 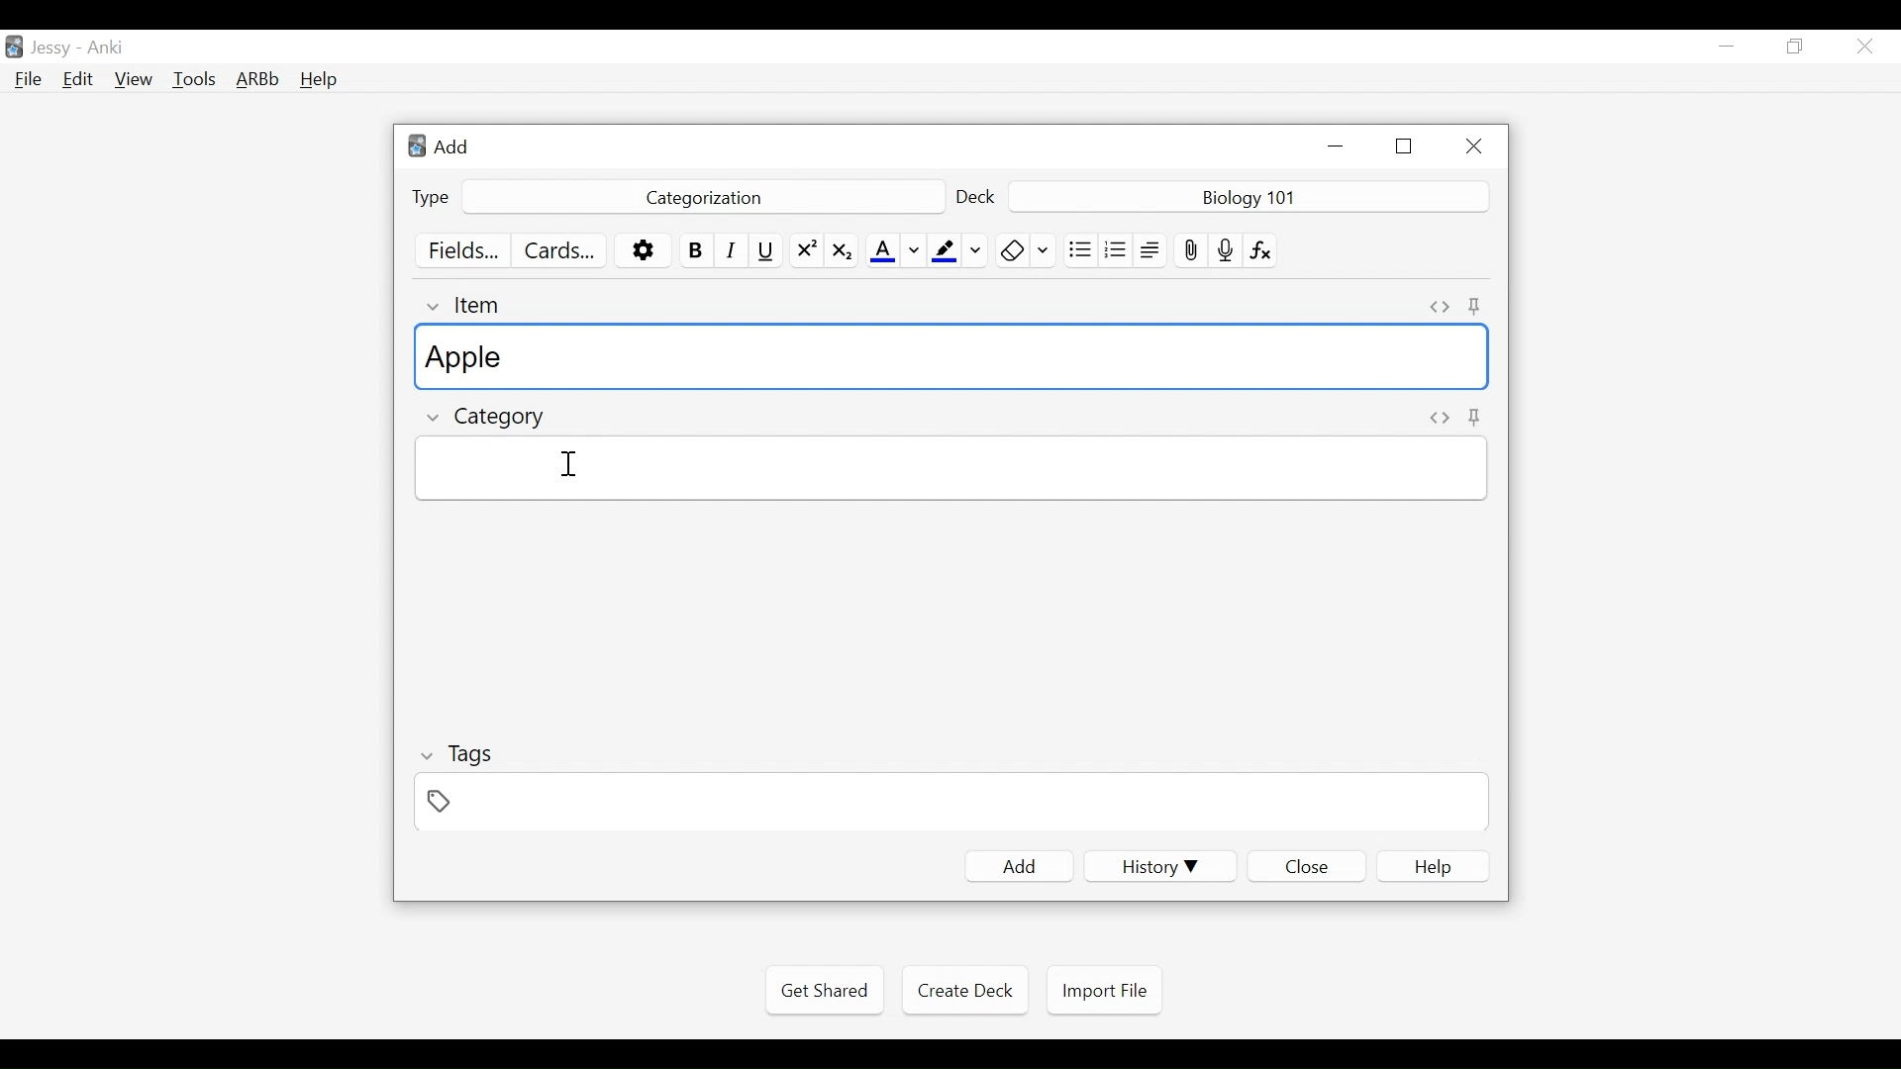 I want to click on Categorization, so click(x=700, y=198).